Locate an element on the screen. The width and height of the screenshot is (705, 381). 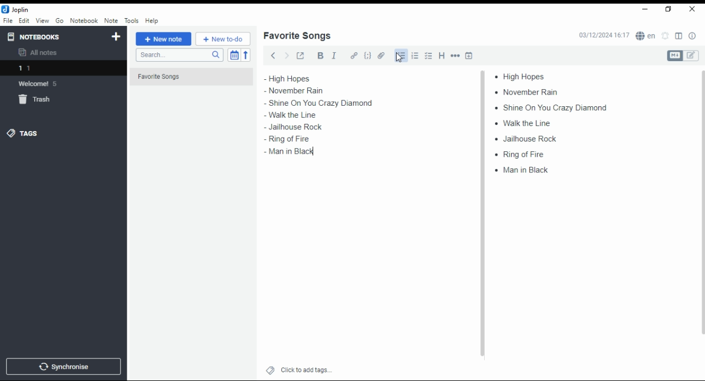
walk ta line is located at coordinates (286, 116).